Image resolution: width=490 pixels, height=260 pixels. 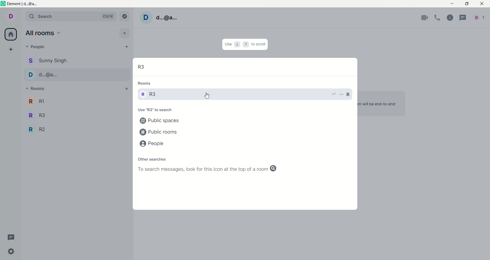 What do you see at coordinates (70, 16) in the screenshot?
I see `search` at bounding box center [70, 16].